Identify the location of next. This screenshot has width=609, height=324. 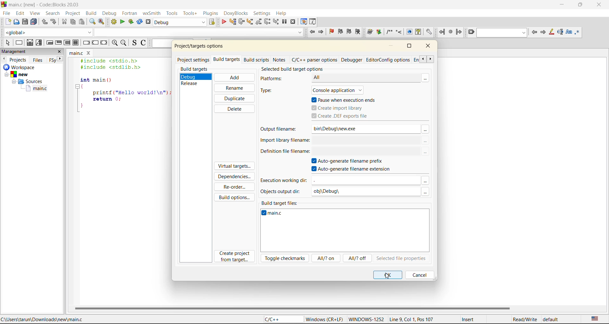
(543, 32).